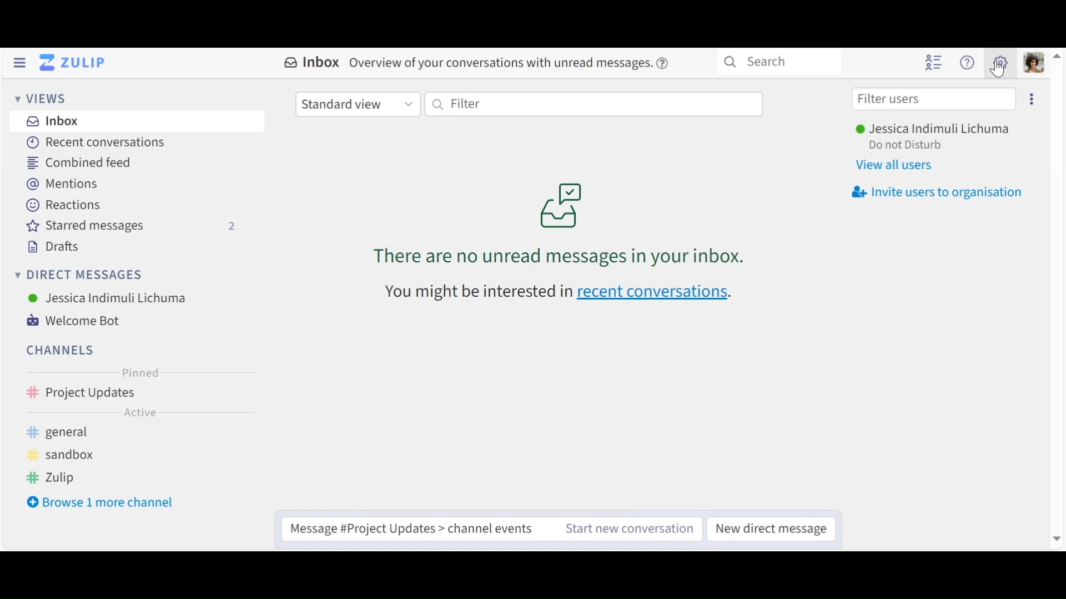  I want to click on sandbox, so click(66, 455).